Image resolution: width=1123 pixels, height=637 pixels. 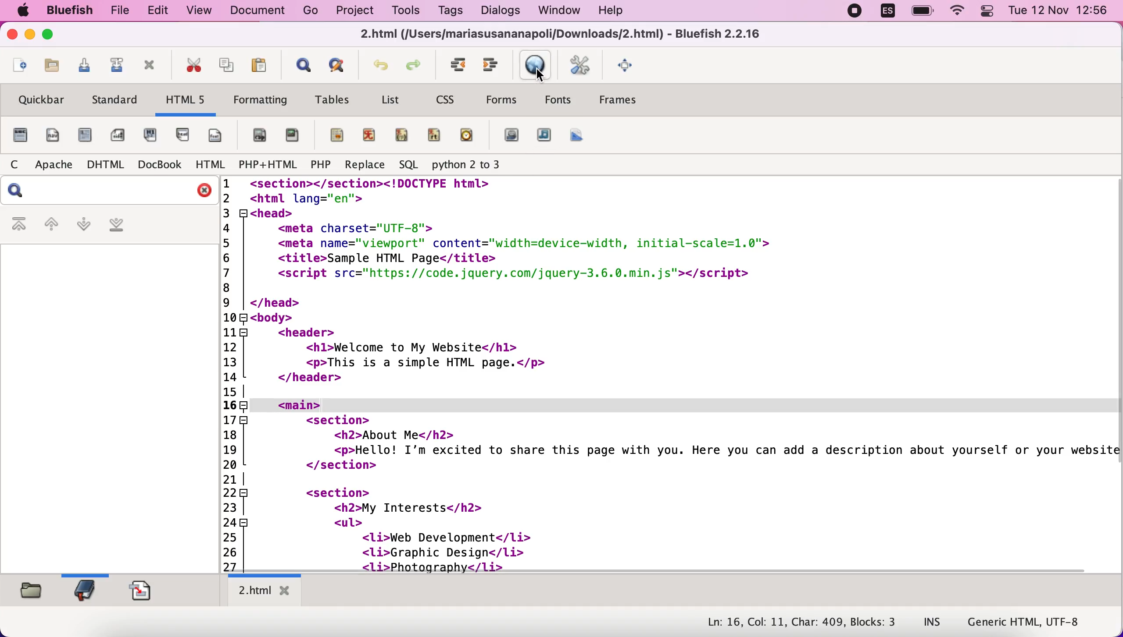 What do you see at coordinates (263, 590) in the screenshot?
I see `2.html` at bounding box center [263, 590].